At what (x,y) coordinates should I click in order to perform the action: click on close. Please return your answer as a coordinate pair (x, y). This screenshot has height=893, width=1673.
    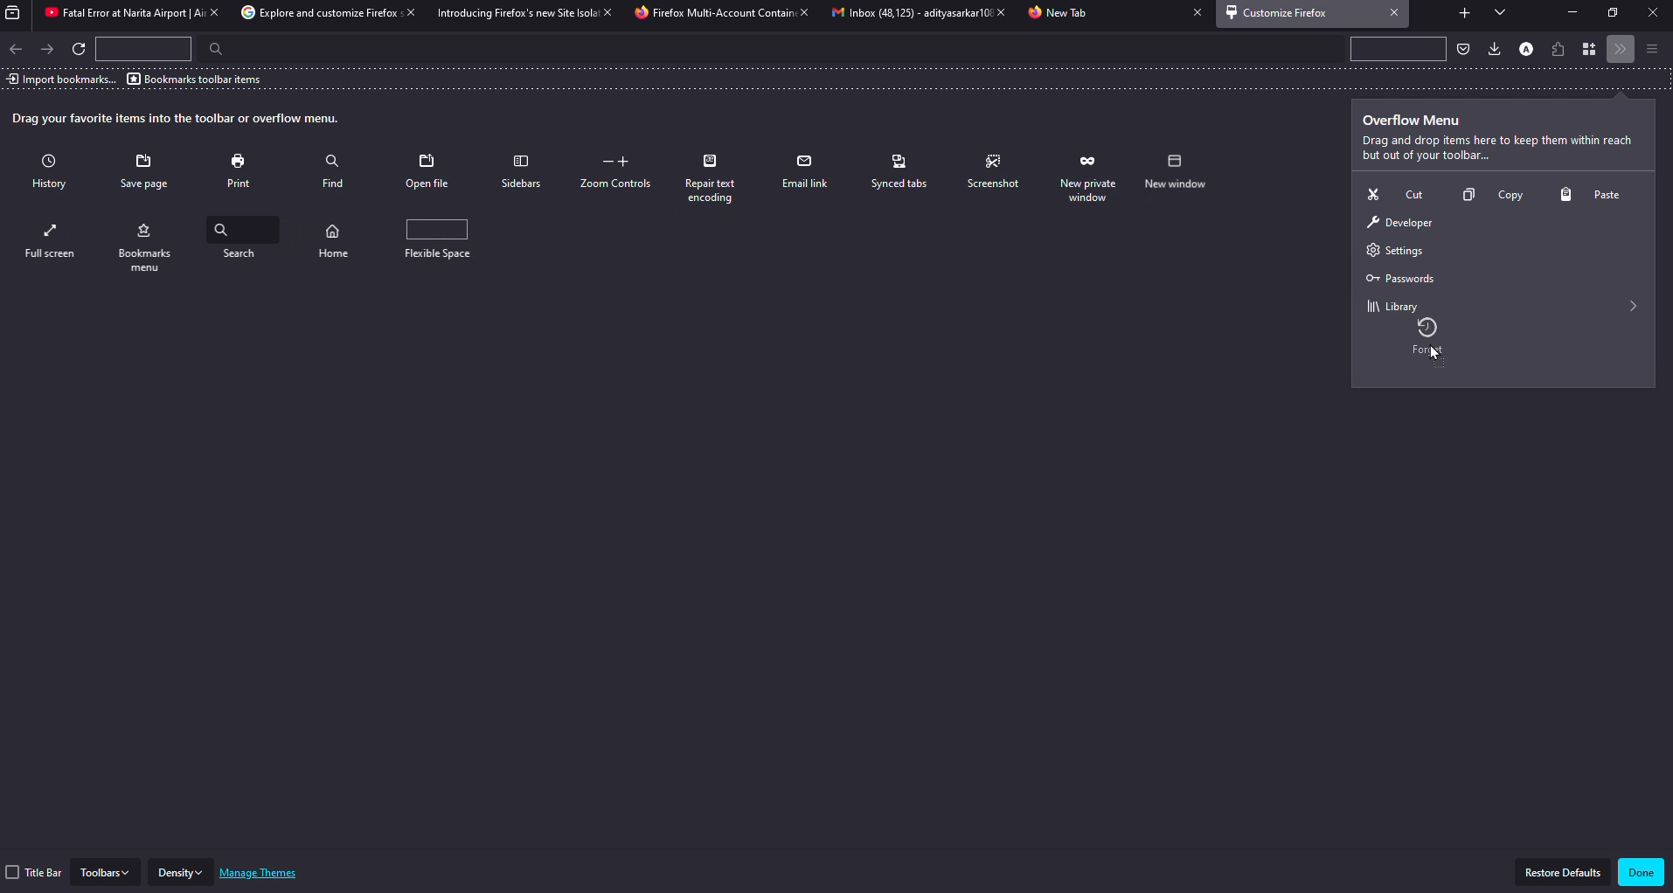
    Looking at the image, I should click on (803, 13).